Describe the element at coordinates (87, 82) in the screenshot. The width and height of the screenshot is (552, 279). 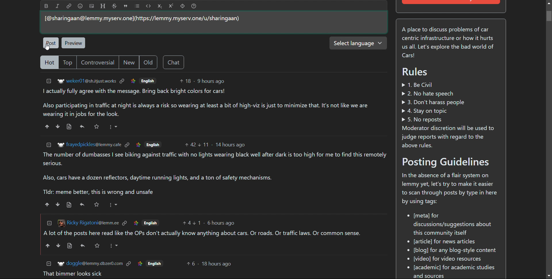
I see `'®" weker01@sh.itjustworks` at that location.